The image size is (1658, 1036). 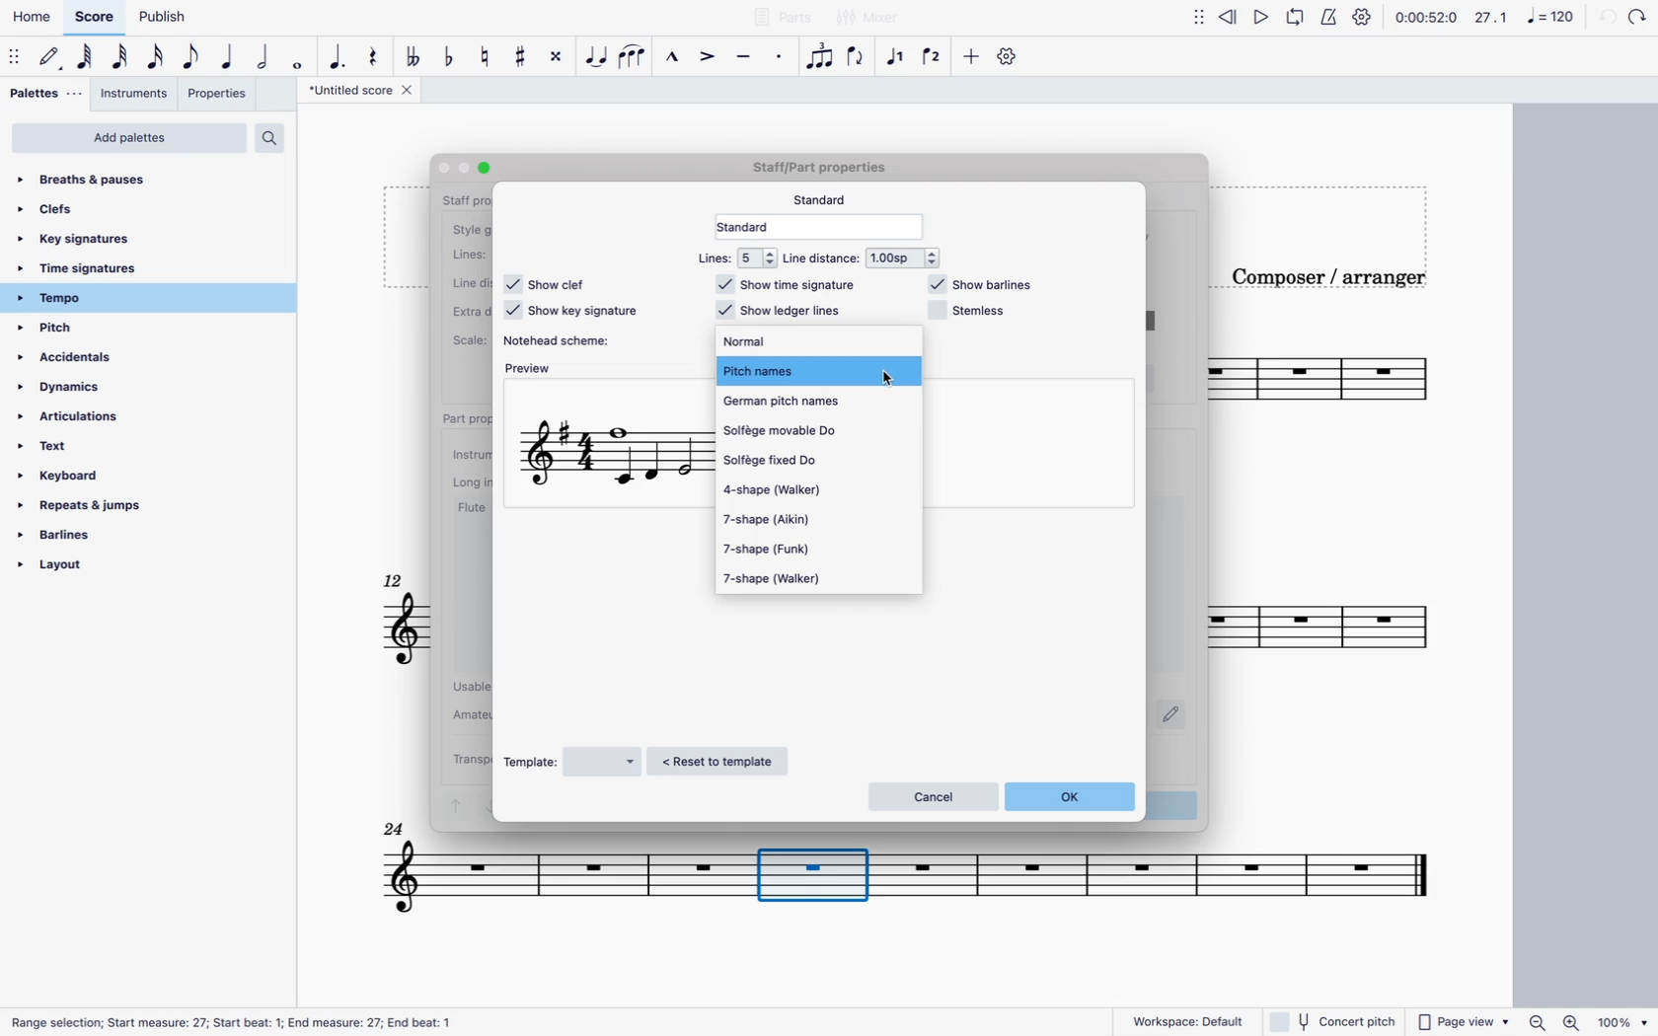 I want to click on instruments, so click(x=137, y=97).